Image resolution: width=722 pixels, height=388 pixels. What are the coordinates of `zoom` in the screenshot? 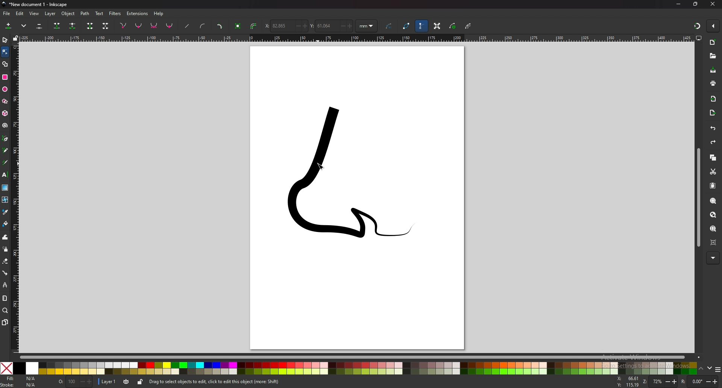 It's located at (664, 382).